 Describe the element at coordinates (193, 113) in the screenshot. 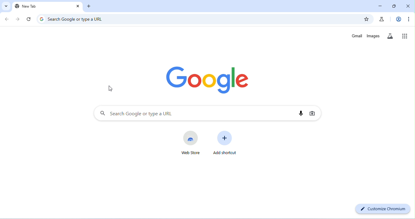

I see `search google or type a URL` at that location.